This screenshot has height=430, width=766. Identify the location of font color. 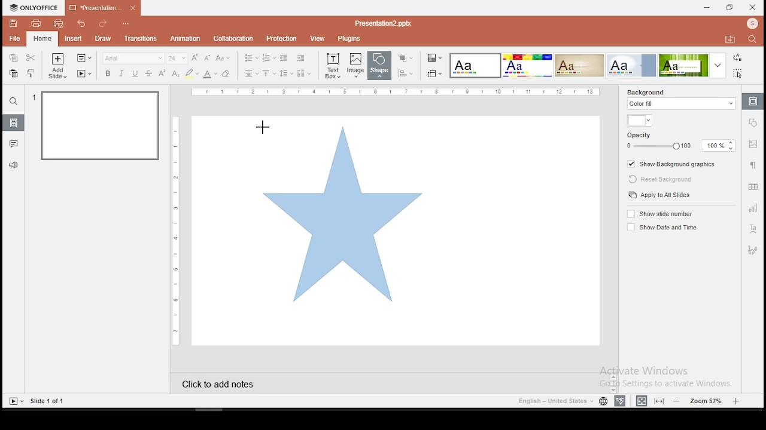
(210, 74).